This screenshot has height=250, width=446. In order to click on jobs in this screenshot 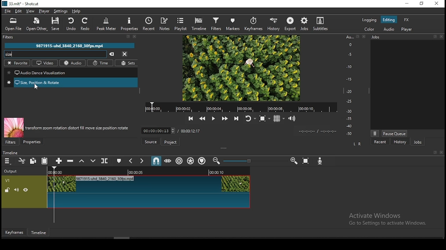, I will do `click(418, 142)`.